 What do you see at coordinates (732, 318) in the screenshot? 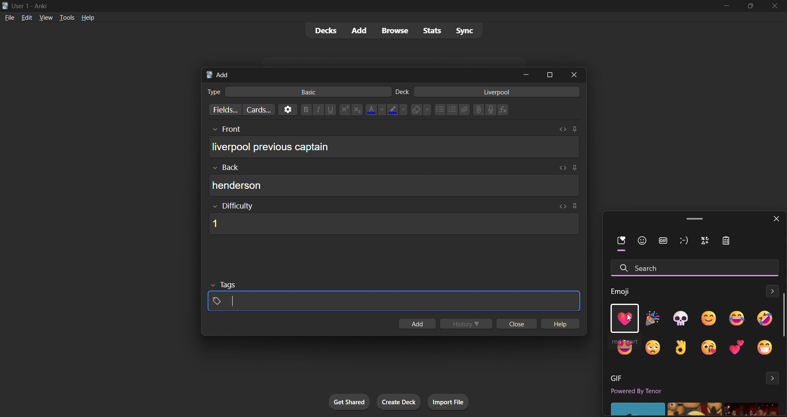
I see `emoji` at bounding box center [732, 318].